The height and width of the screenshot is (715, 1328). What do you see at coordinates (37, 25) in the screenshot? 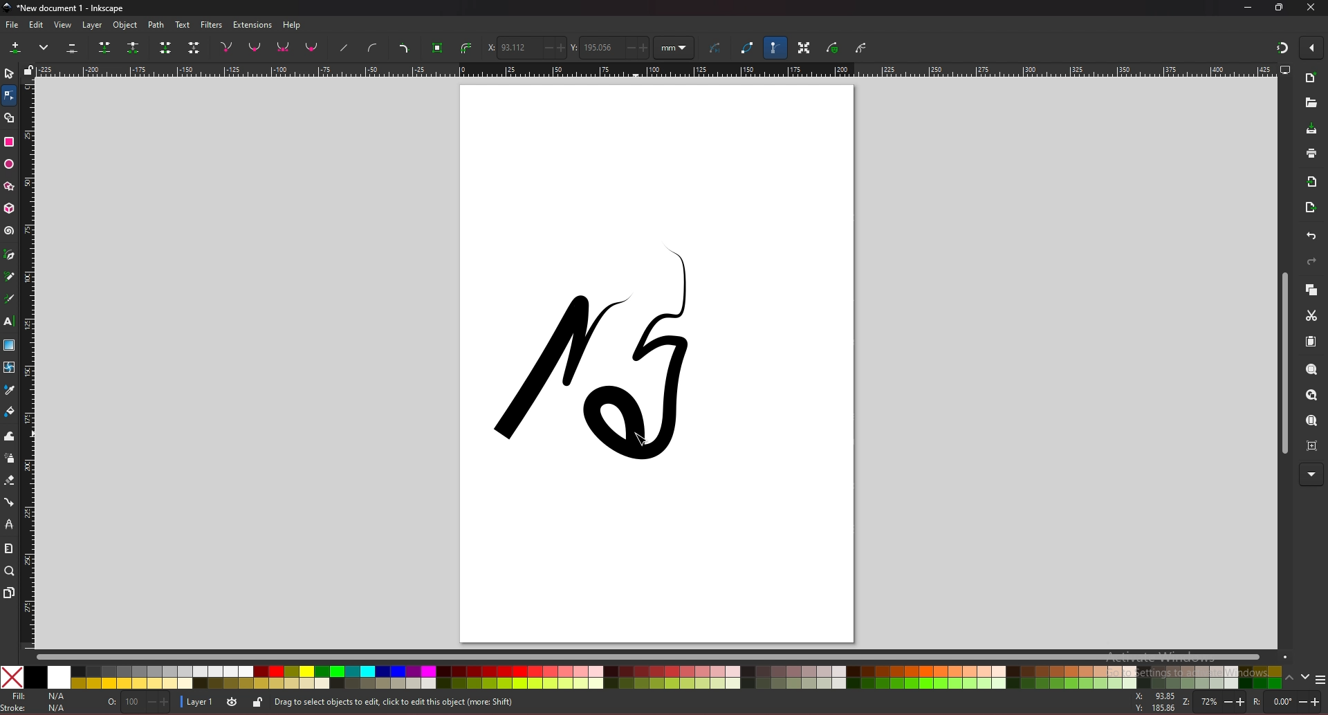
I see `edit` at bounding box center [37, 25].